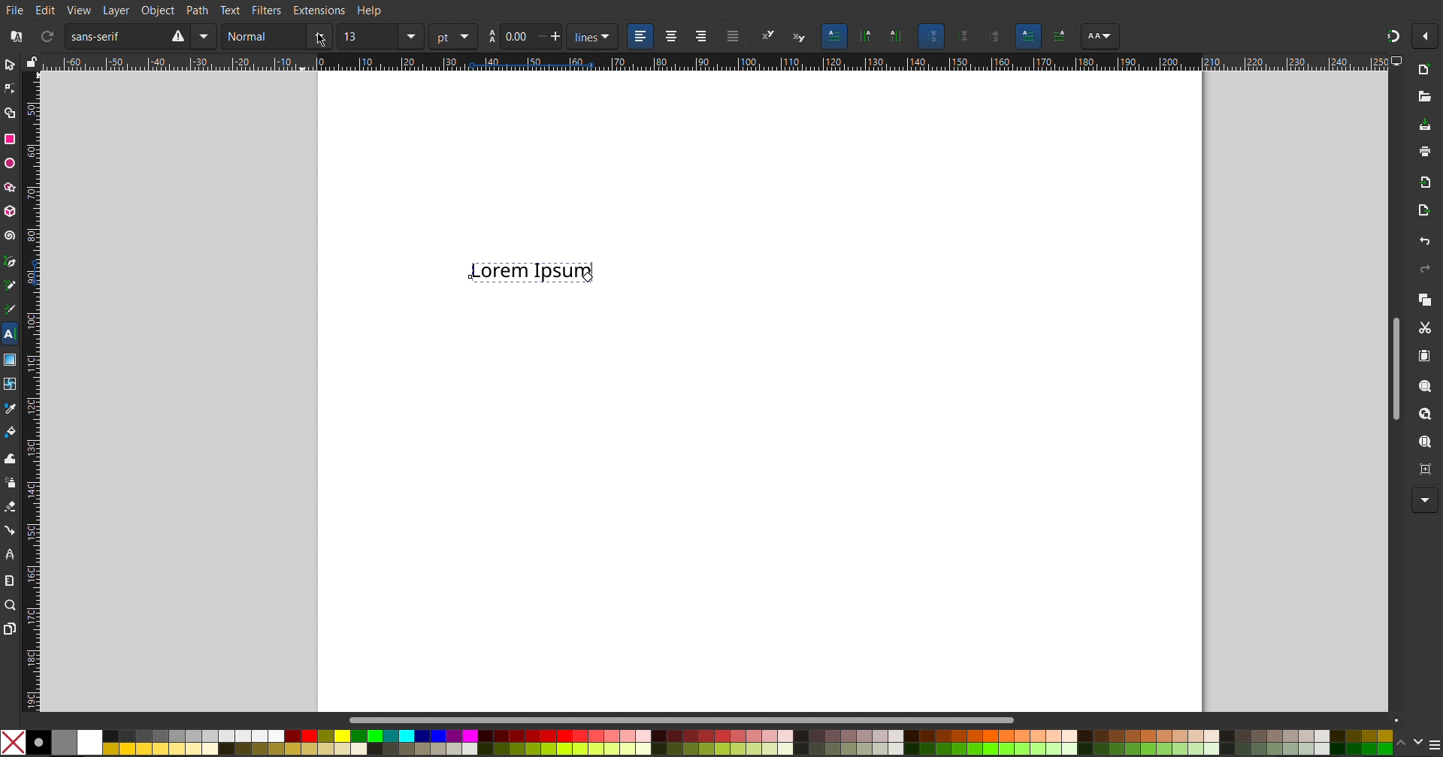 The width and height of the screenshot is (1443, 757). I want to click on Vertical text right to left, so click(865, 38).